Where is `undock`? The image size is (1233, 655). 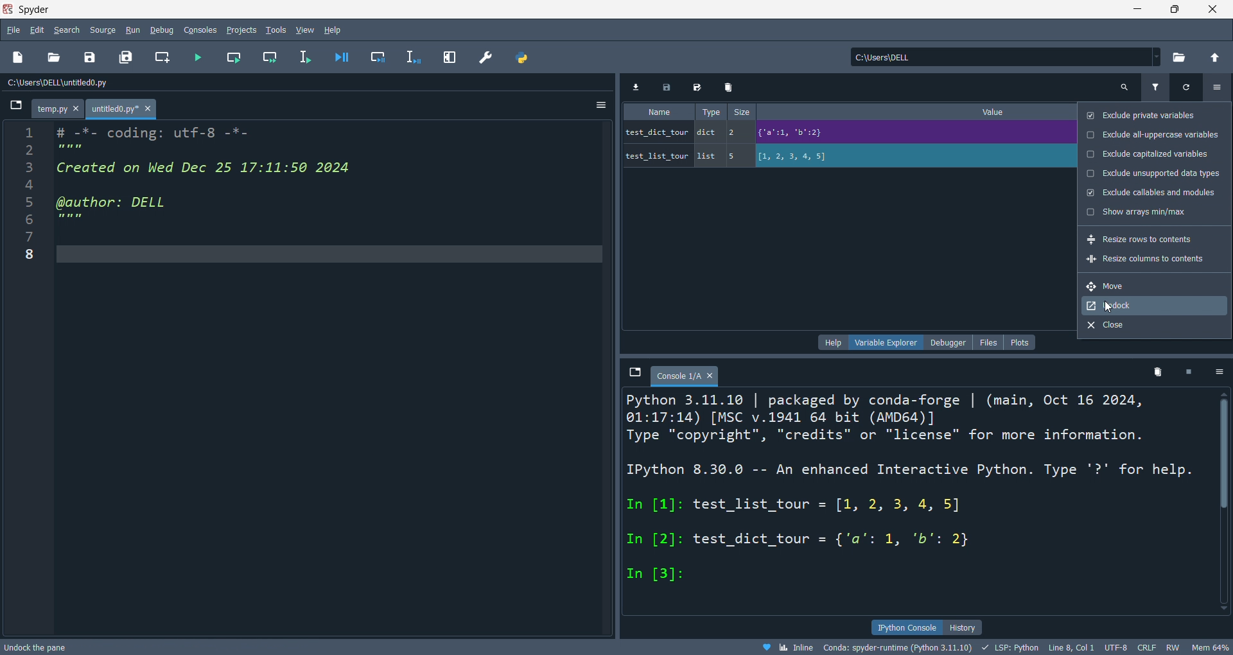
undock is located at coordinates (1151, 306).